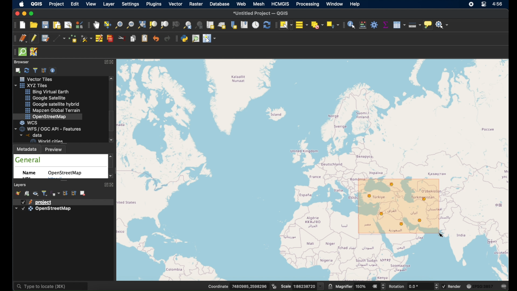  What do you see at coordinates (30, 135) in the screenshot?
I see `data` at bounding box center [30, 135].